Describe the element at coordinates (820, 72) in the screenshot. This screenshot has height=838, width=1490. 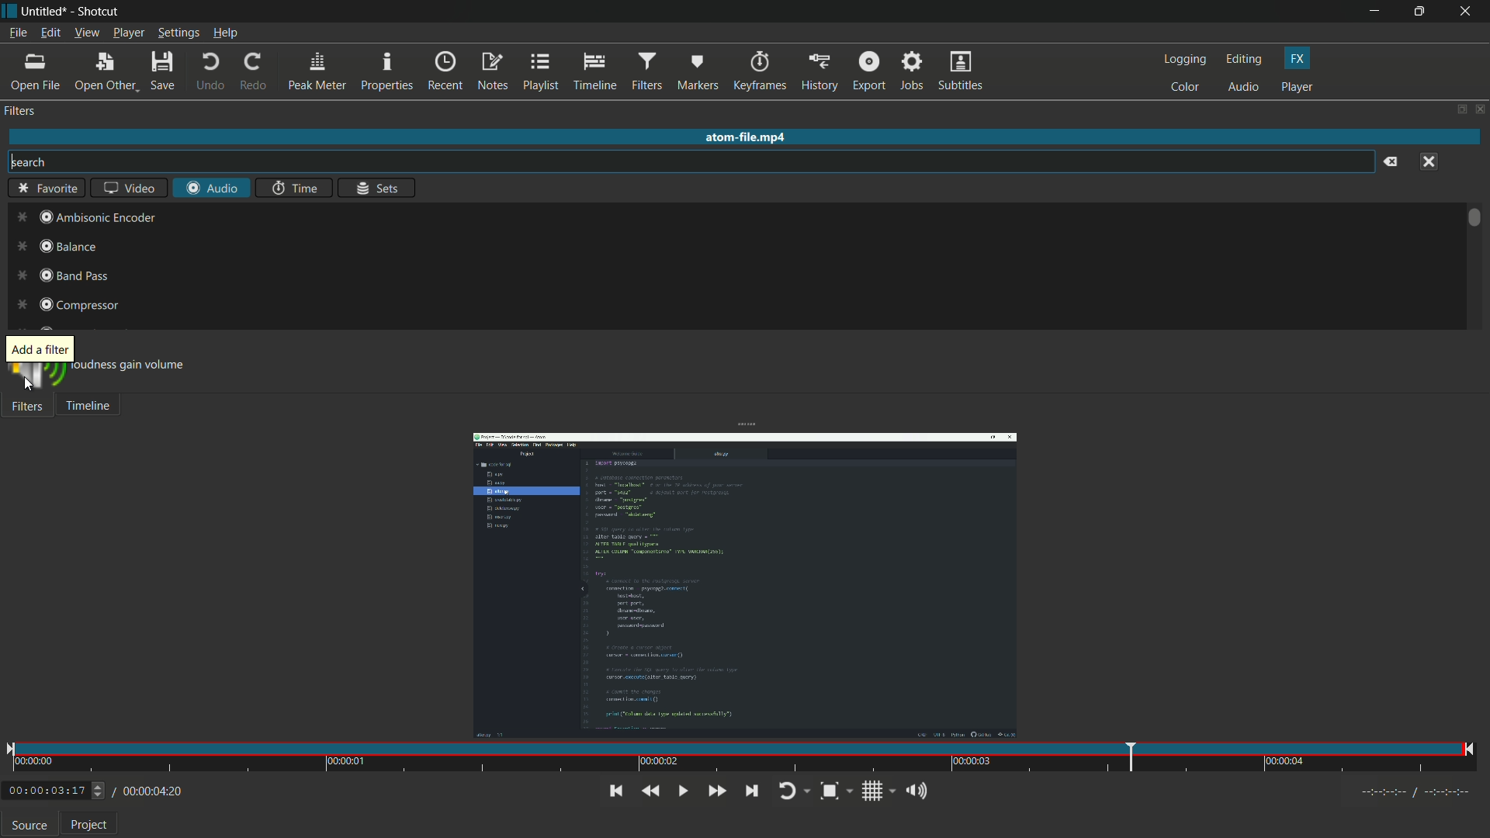
I see `history` at that location.